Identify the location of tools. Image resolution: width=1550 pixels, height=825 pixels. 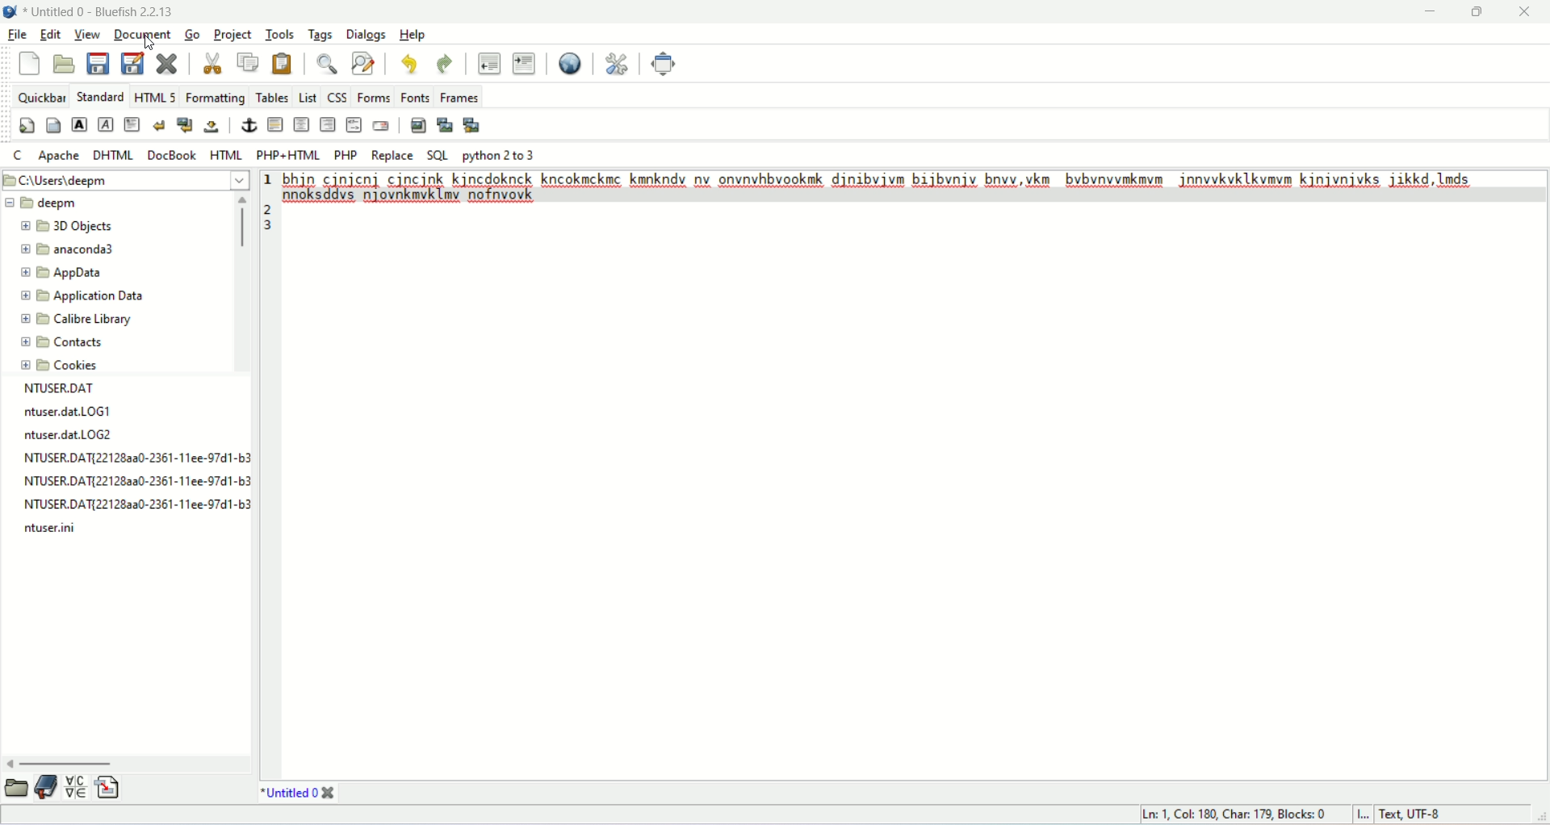
(279, 33).